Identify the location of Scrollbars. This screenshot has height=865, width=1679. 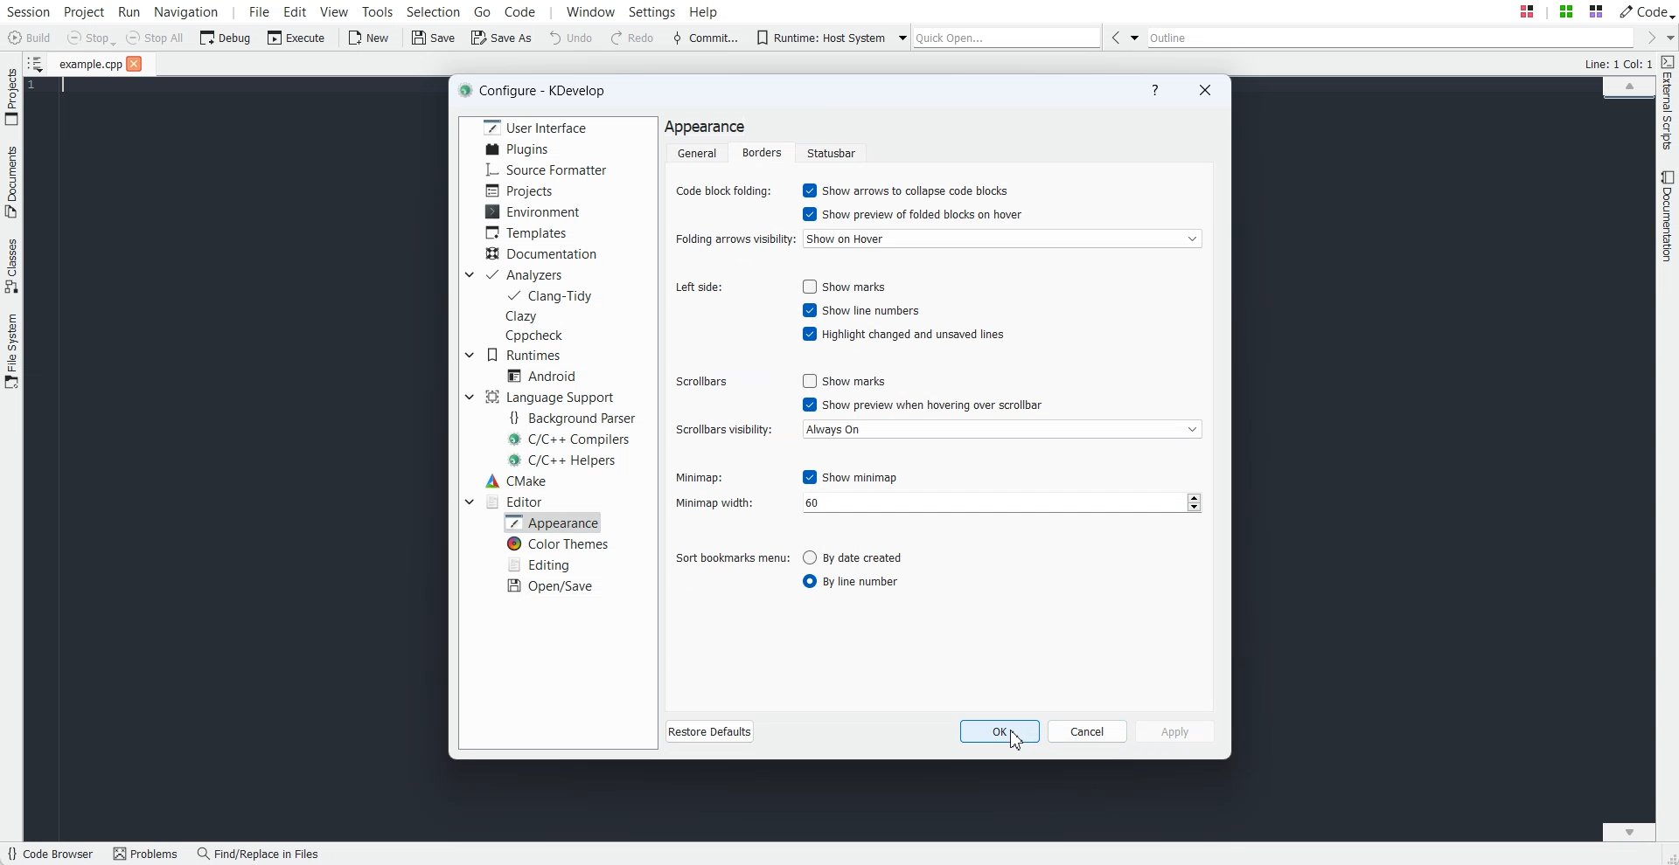
(701, 382).